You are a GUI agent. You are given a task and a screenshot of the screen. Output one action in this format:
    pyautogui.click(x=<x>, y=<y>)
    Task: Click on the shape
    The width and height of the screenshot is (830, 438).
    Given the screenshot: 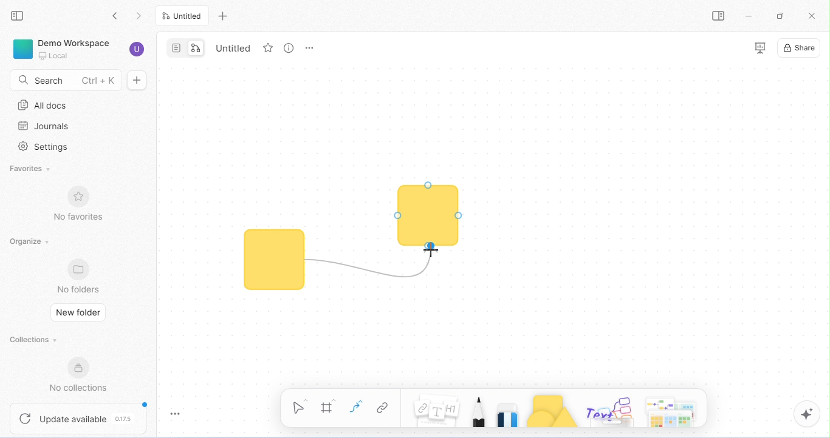 What is the action you would take?
    pyautogui.click(x=272, y=260)
    